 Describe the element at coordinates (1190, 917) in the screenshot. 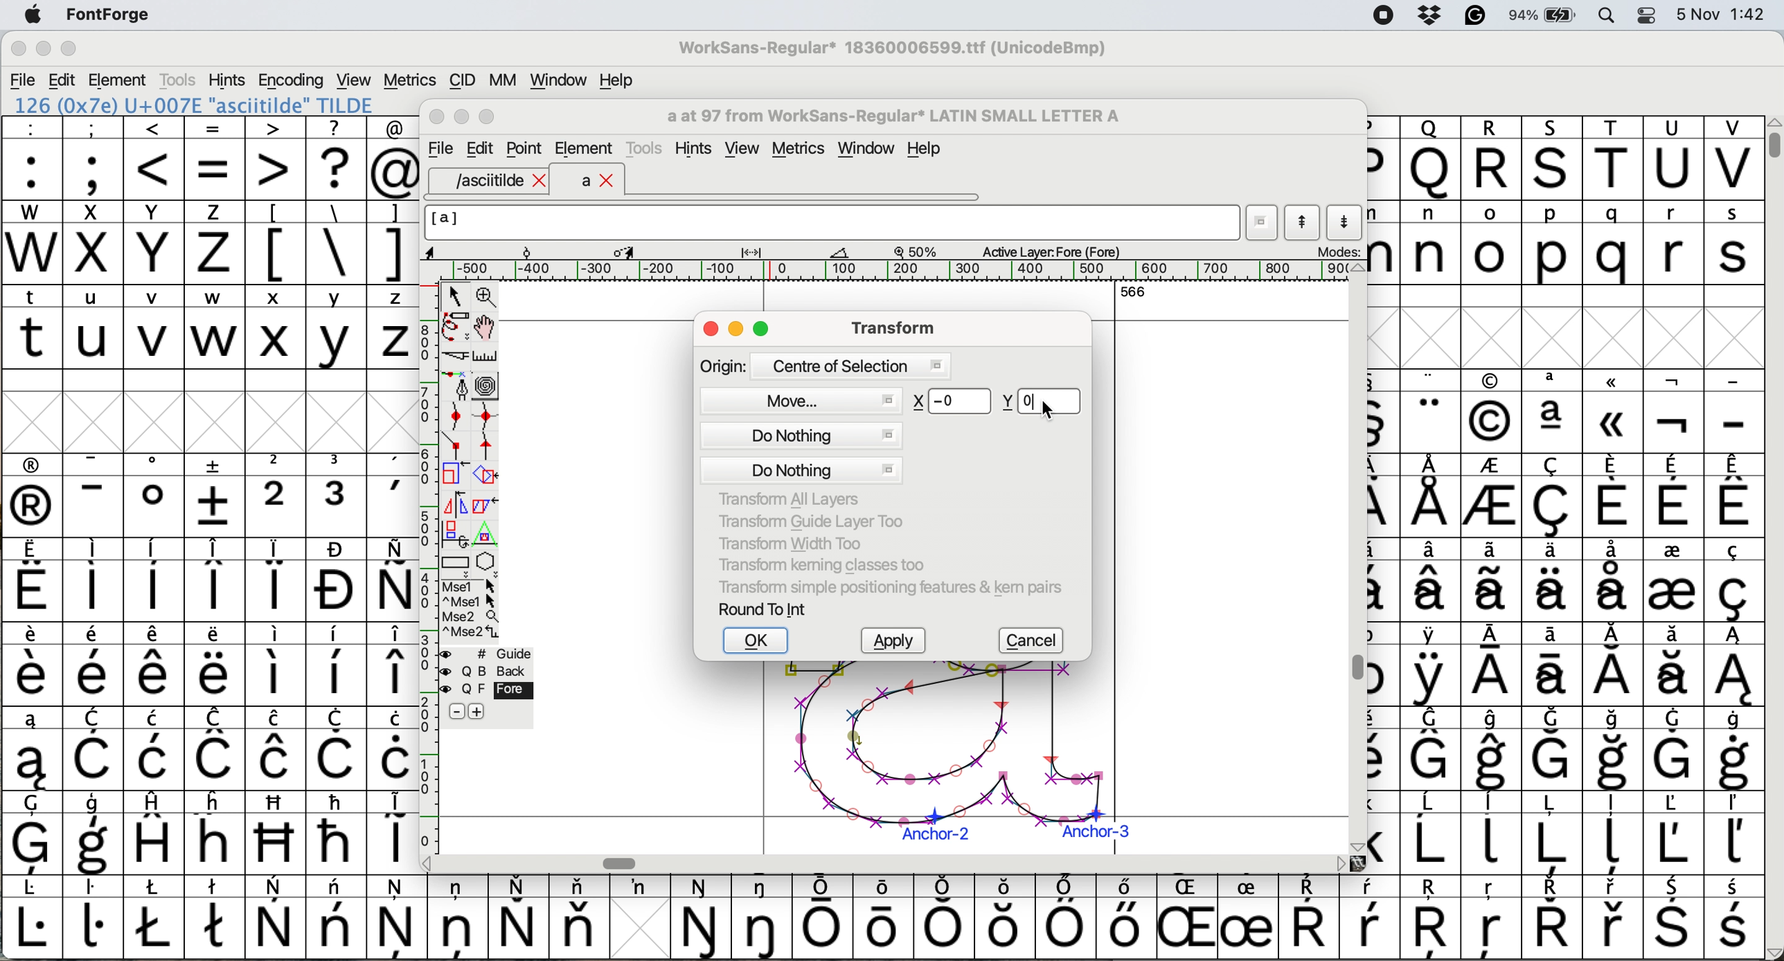

I see `` at that location.